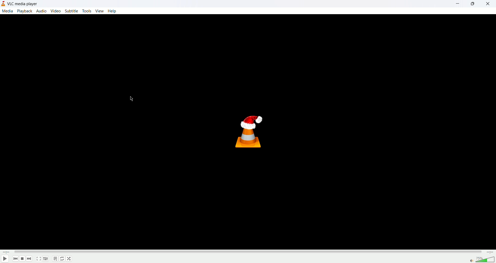  I want to click on application icon, so click(4, 3).